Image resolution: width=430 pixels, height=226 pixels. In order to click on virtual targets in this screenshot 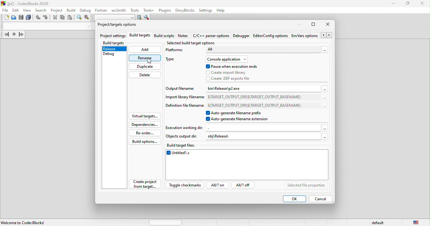, I will do `click(144, 116)`.